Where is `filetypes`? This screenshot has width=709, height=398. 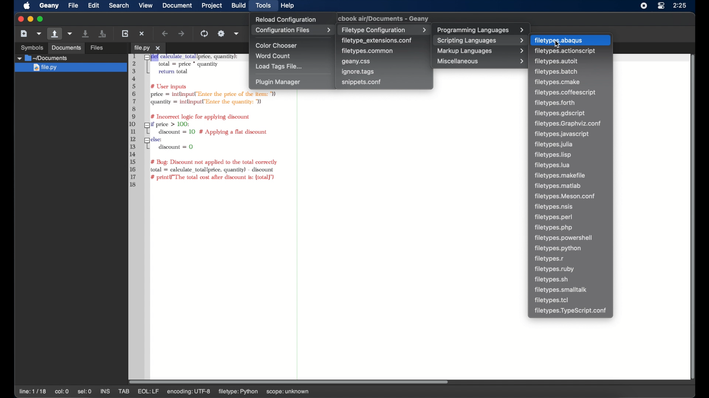 filetypes is located at coordinates (556, 62).